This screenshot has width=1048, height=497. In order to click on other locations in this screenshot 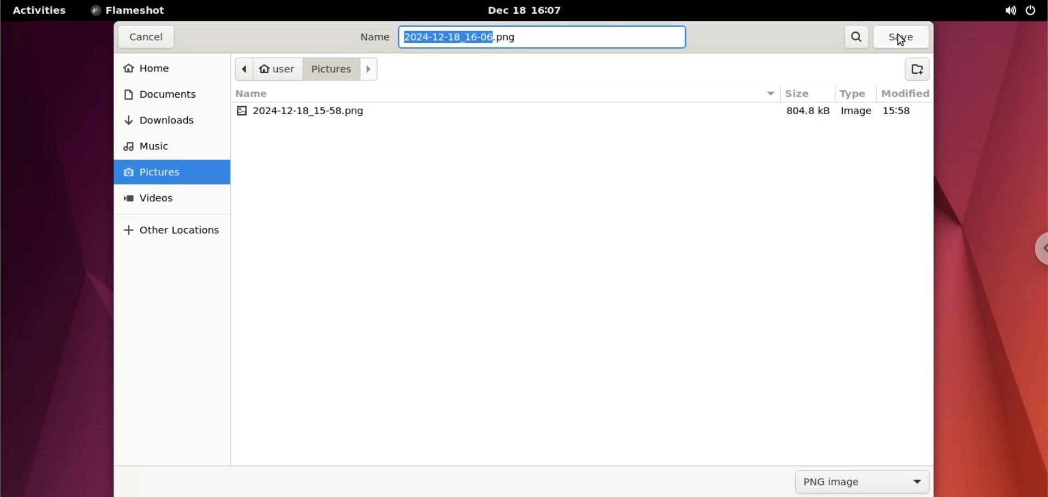, I will do `click(178, 232)`.